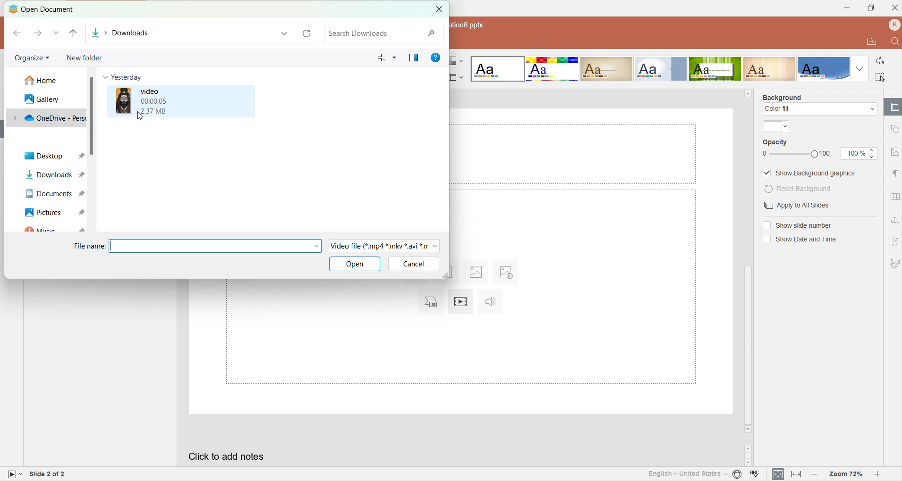 This screenshot has height=481, width=902. Describe the element at coordinates (798, 154) in the screenshot. I see `Opacity Slider` at that location.